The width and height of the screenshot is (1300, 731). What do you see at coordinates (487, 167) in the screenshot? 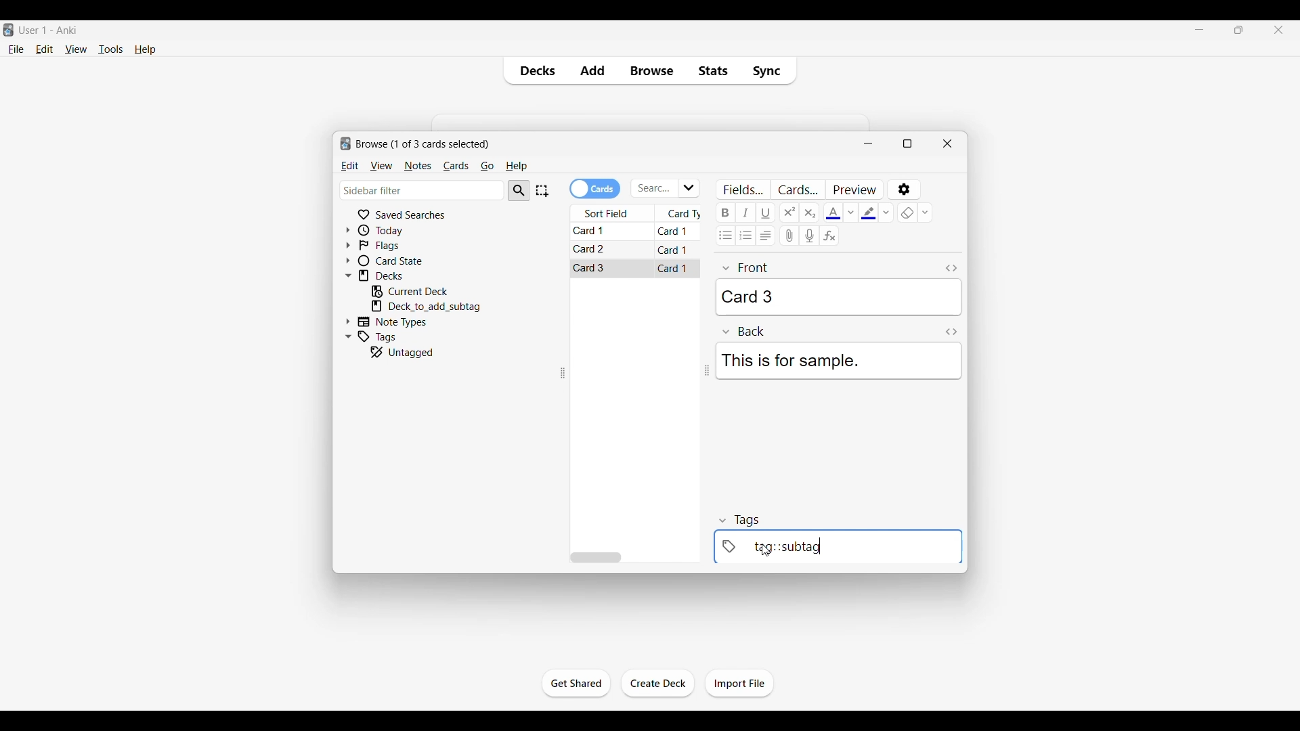
I see `Go menu` at bounding box center [487, 167].